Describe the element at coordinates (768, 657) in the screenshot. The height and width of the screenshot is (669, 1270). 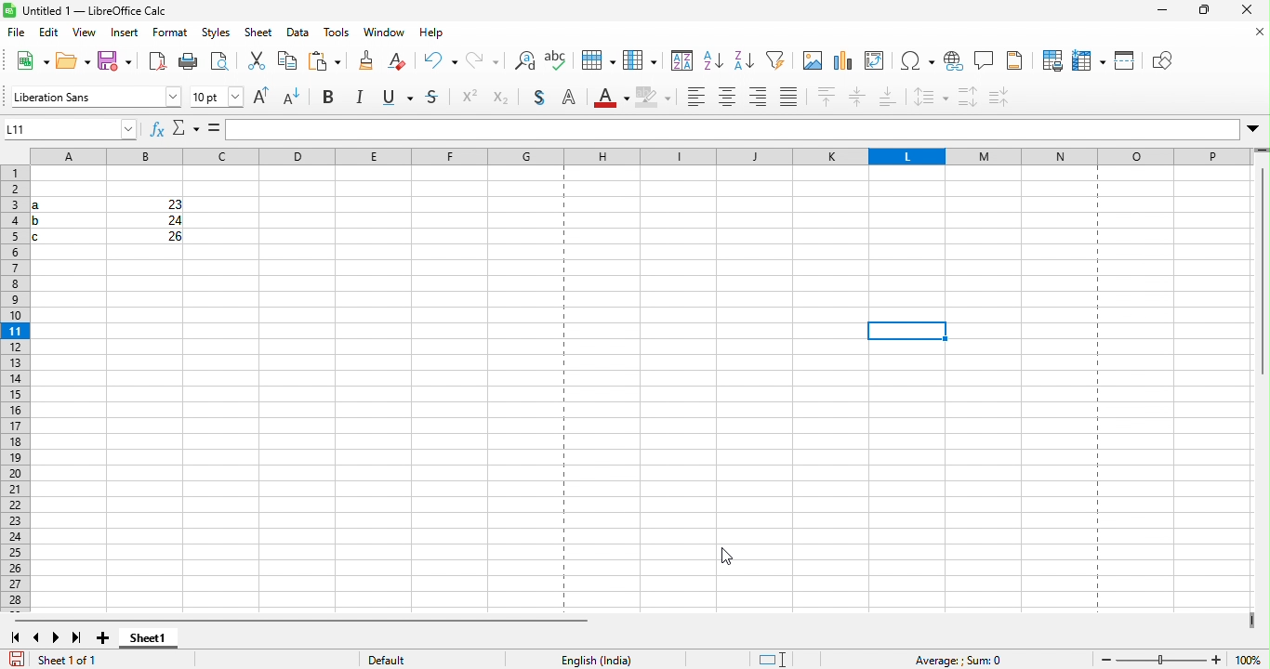
I see `standard selection` at that location.